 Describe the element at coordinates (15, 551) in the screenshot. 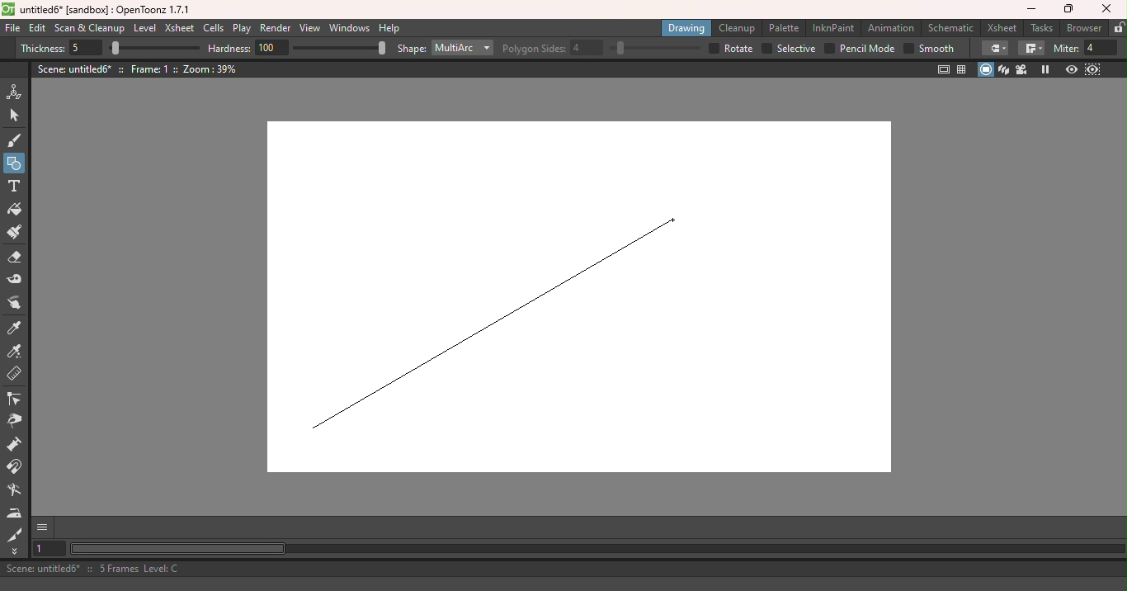

I see `More tools` at that location.